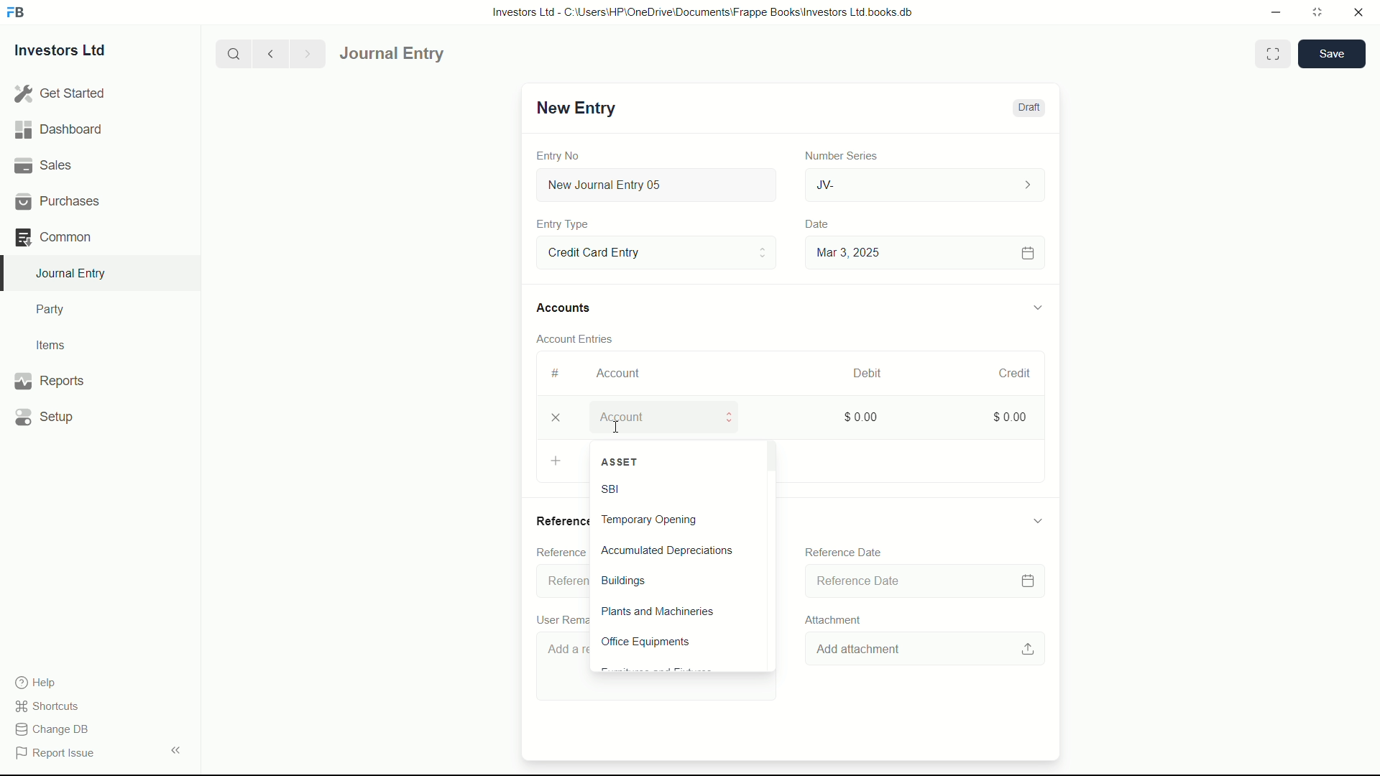 This screenshot has height=776, width=1380. Describe the element at coordinates (1008, 374) in the screenshot. I see `Credit` at that location.